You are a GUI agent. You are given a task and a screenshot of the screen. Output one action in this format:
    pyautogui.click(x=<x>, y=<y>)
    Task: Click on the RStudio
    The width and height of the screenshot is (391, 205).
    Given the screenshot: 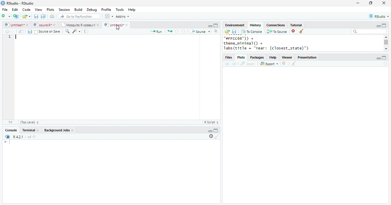 What is the action you would take?
    pyautogui.click(x=380, y=16)
    